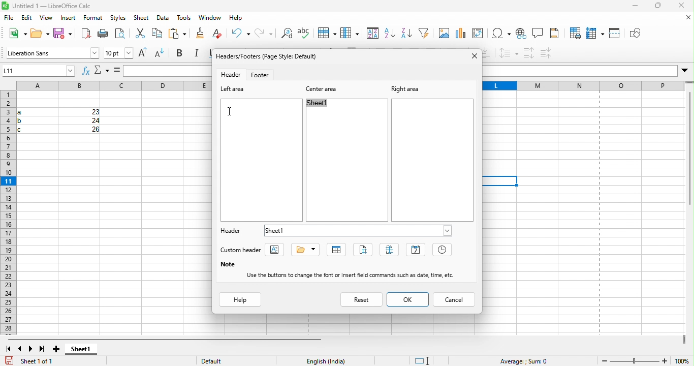 Image resolution: width=694 pixels, height=366 pixels. What do you see at coordinates (278, 251) in the screenshot?
I see `text attribute` at bounding box center [278, 251].